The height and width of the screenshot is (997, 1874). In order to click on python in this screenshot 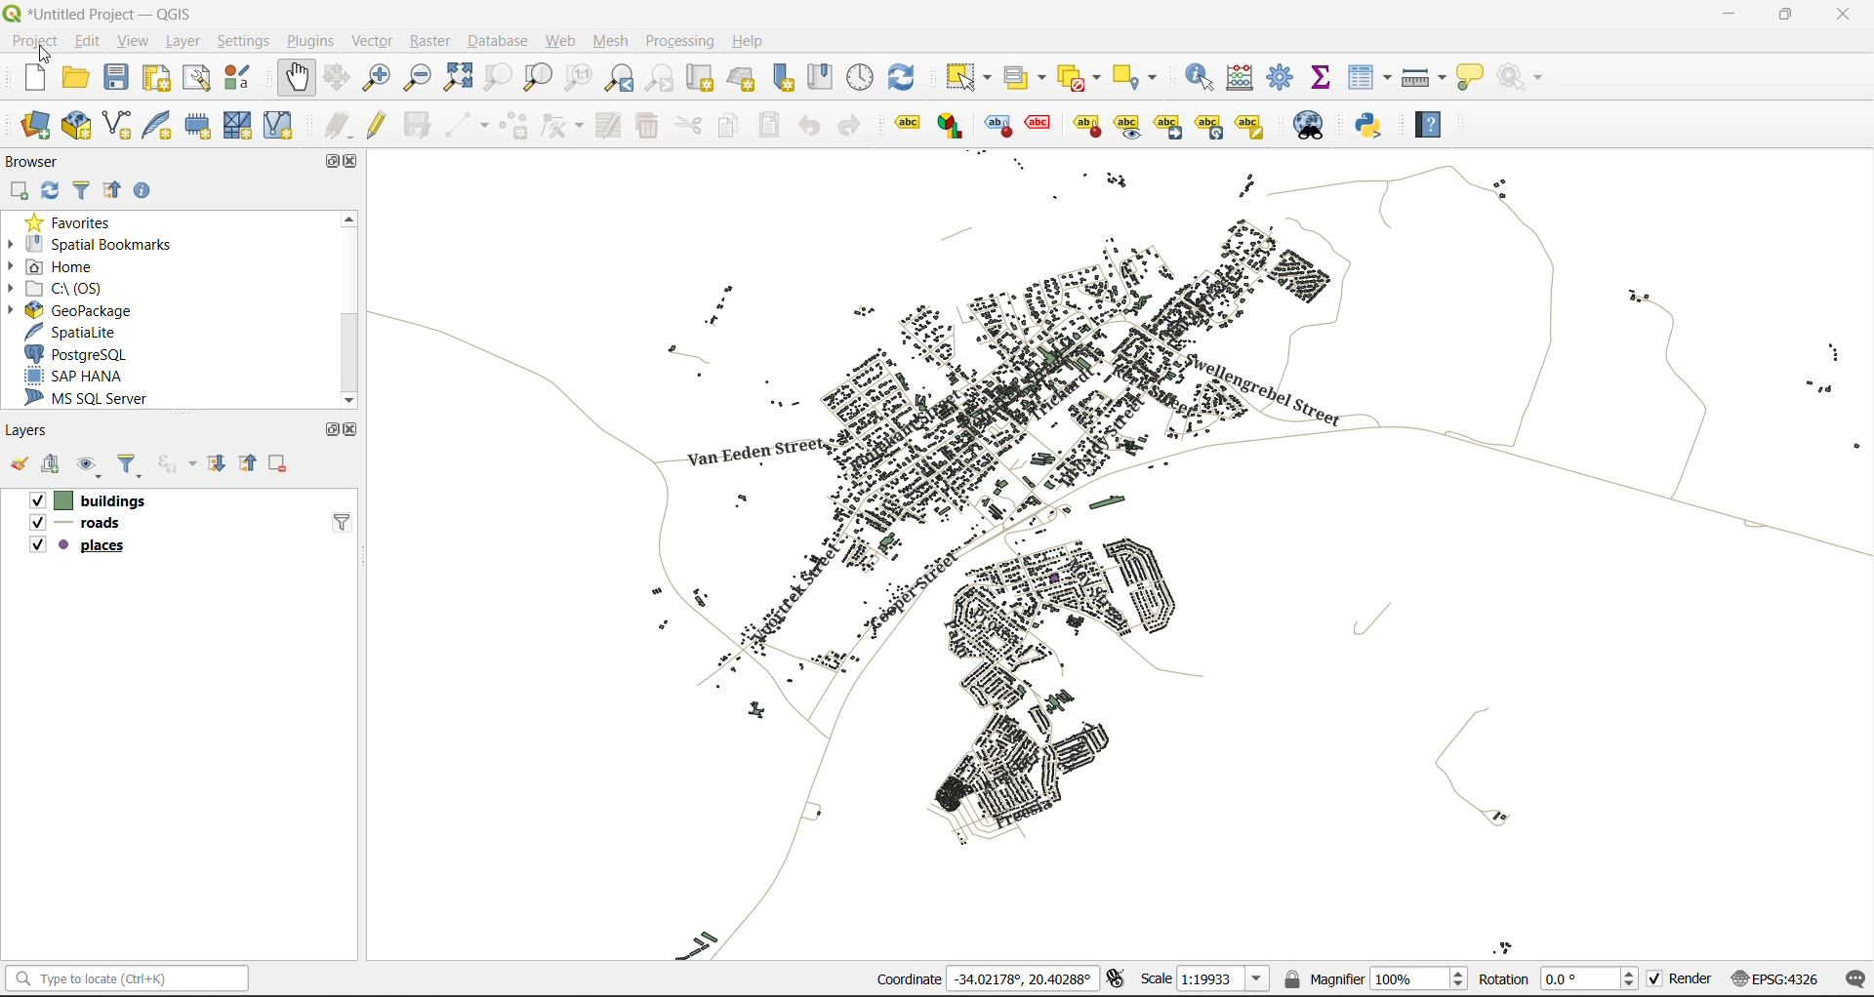, I will do `click(1377, 127)`.